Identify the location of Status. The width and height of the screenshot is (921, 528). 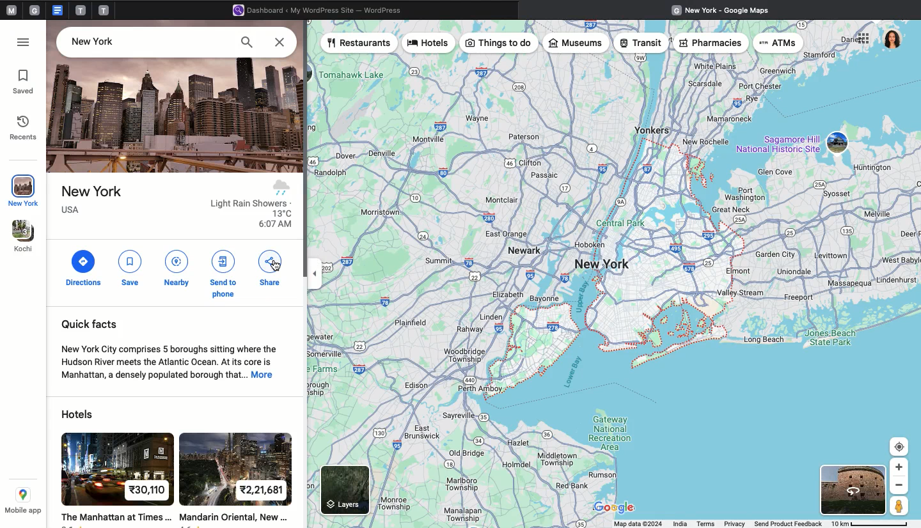
(614, 524).